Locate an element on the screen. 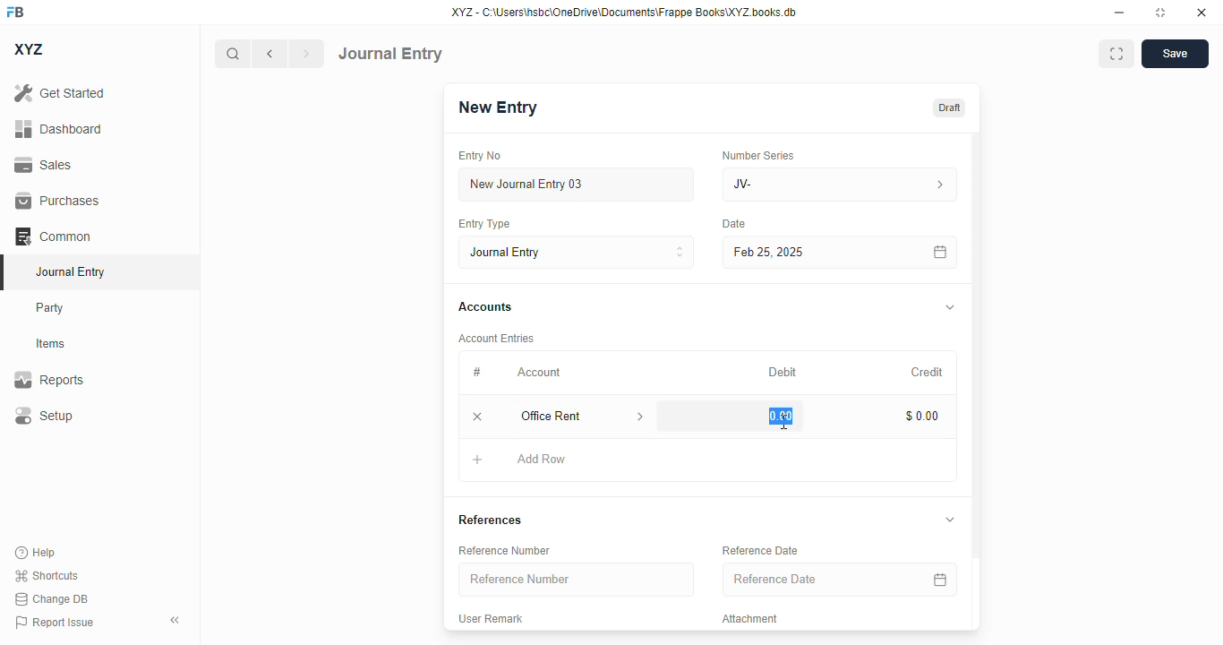  dashboard is located at coordinates (59, 129).